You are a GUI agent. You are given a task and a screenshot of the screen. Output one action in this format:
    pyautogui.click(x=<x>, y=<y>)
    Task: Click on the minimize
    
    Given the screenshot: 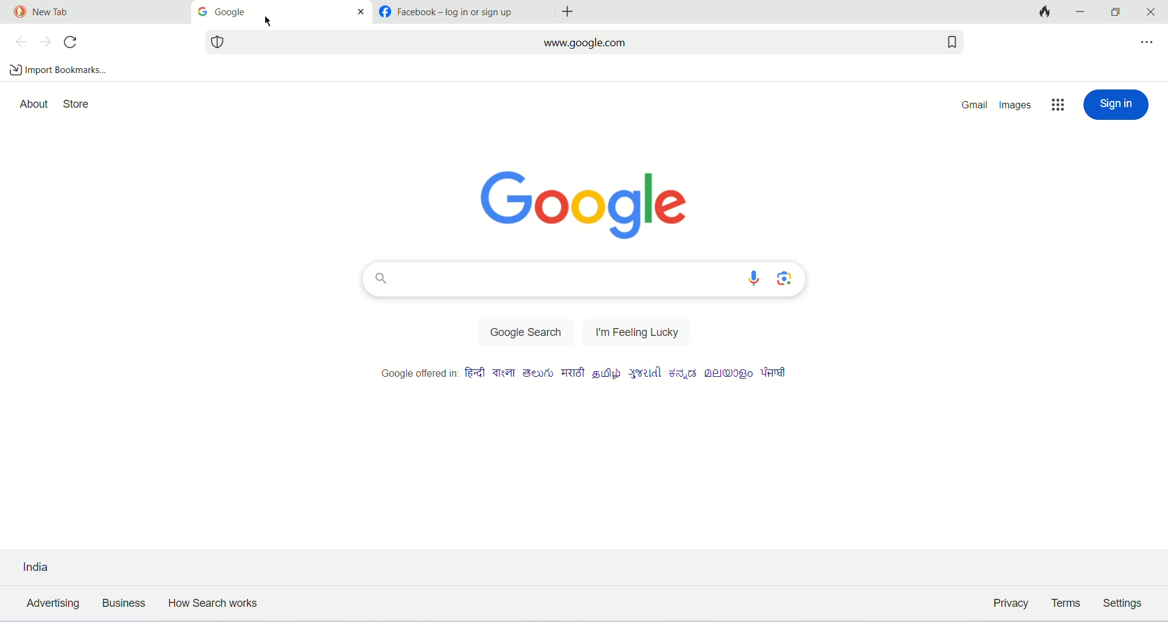 What is the action you would take?
    pyautogui.click(x=1081, y=12)
    